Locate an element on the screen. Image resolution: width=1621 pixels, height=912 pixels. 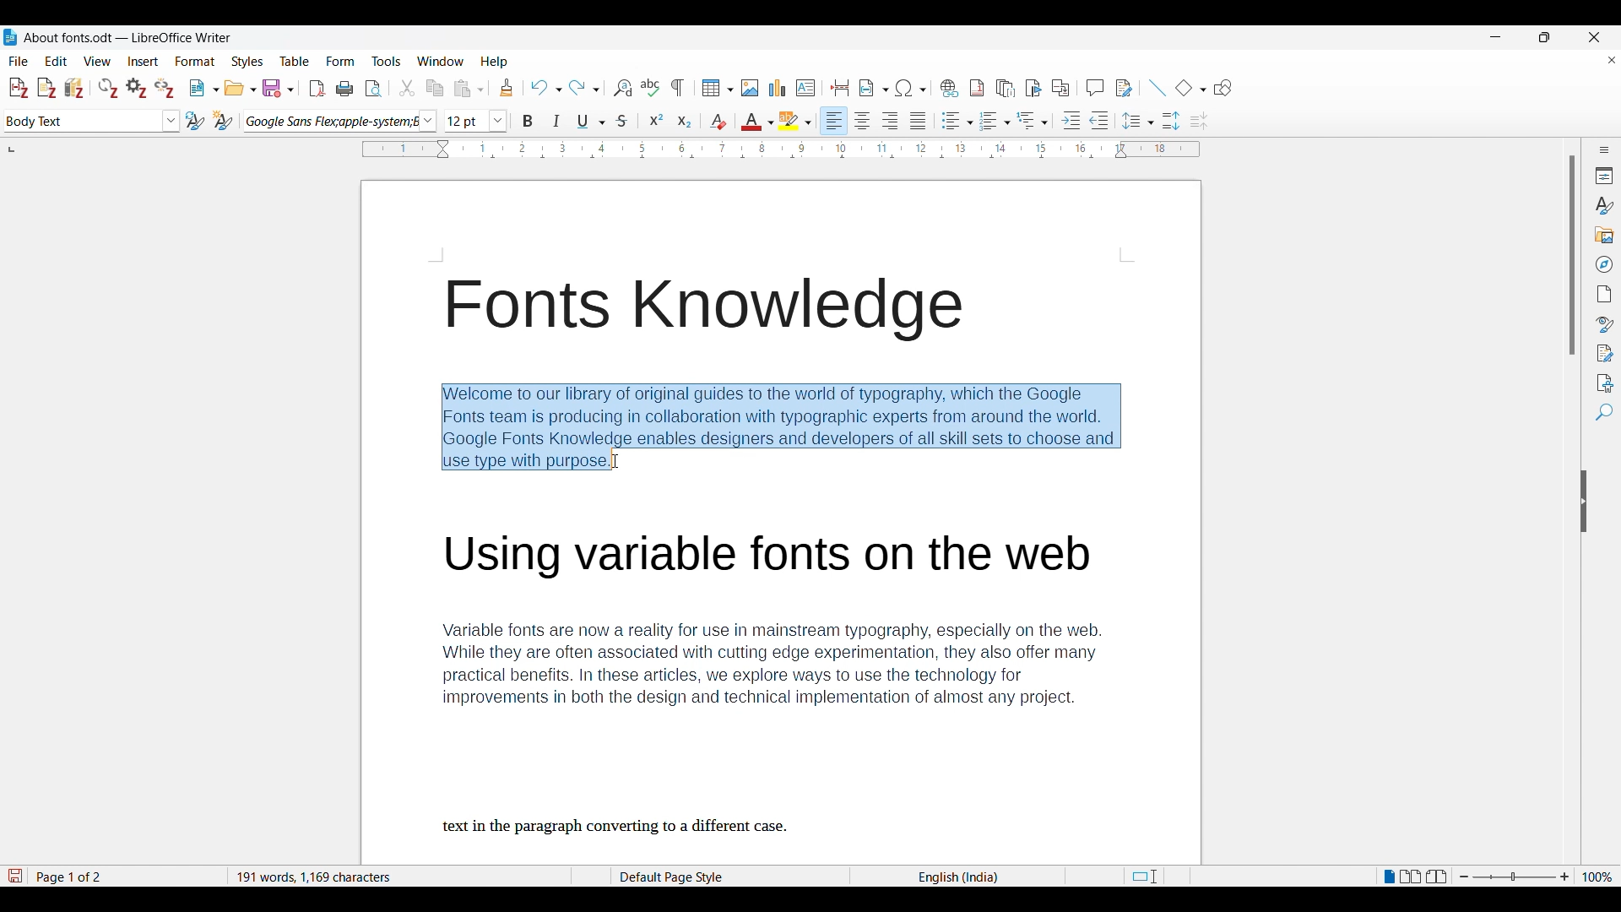
Show in smaller tab is located at coordinates (1544, 37).